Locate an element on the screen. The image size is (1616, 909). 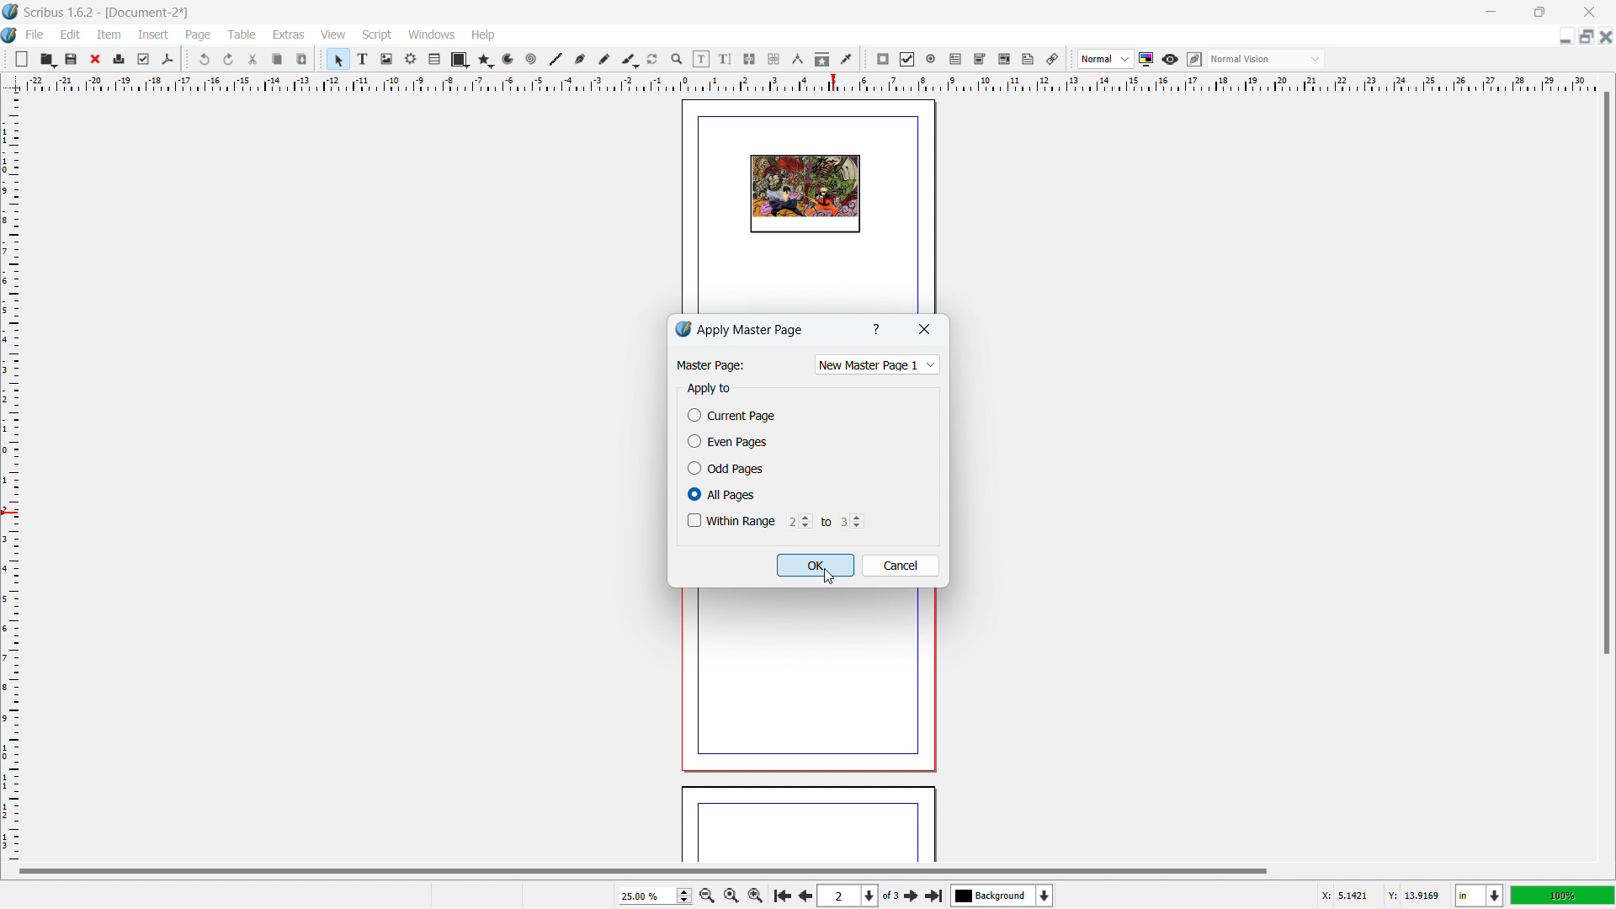
open is located at coordinates (47, 59).